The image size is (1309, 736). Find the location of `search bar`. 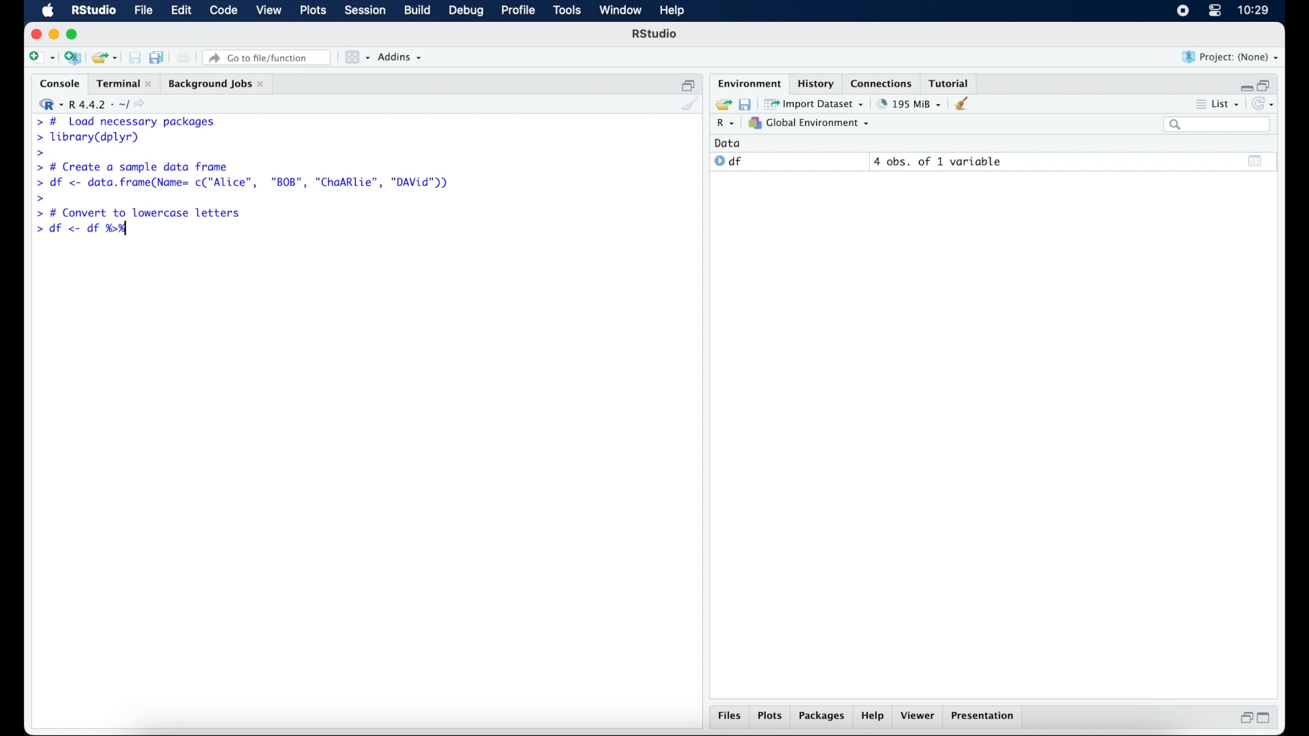

search bar is located at coordinates (1216, 125).